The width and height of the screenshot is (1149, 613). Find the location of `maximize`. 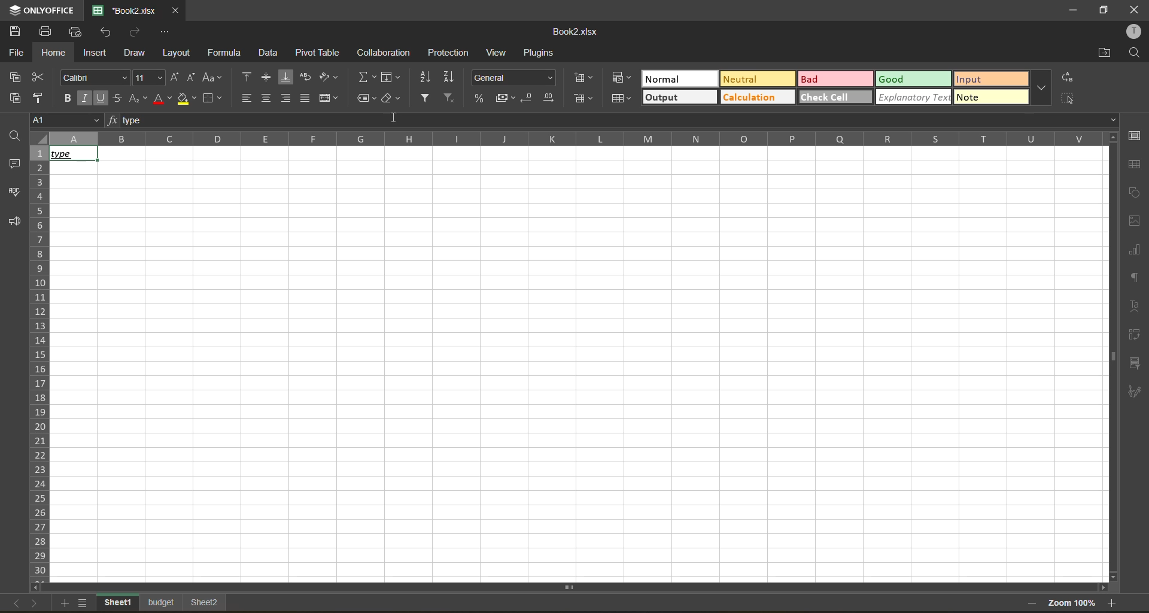

maximize is located at coordinates (1102, 10).